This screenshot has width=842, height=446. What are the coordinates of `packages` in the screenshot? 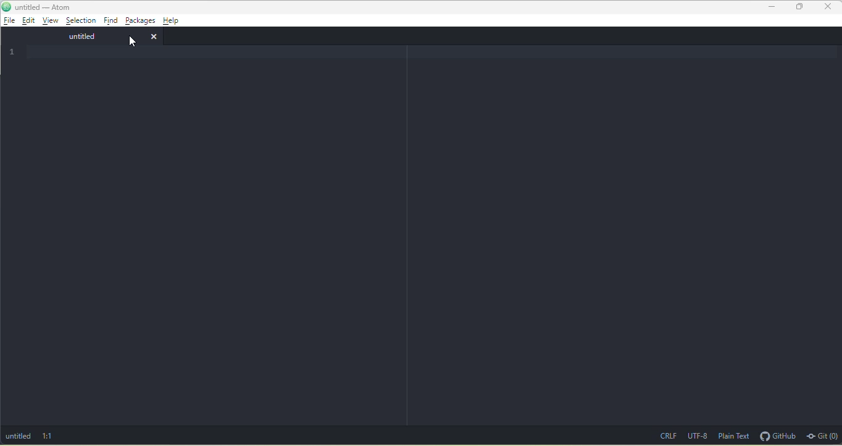 It's located at (140, 21).